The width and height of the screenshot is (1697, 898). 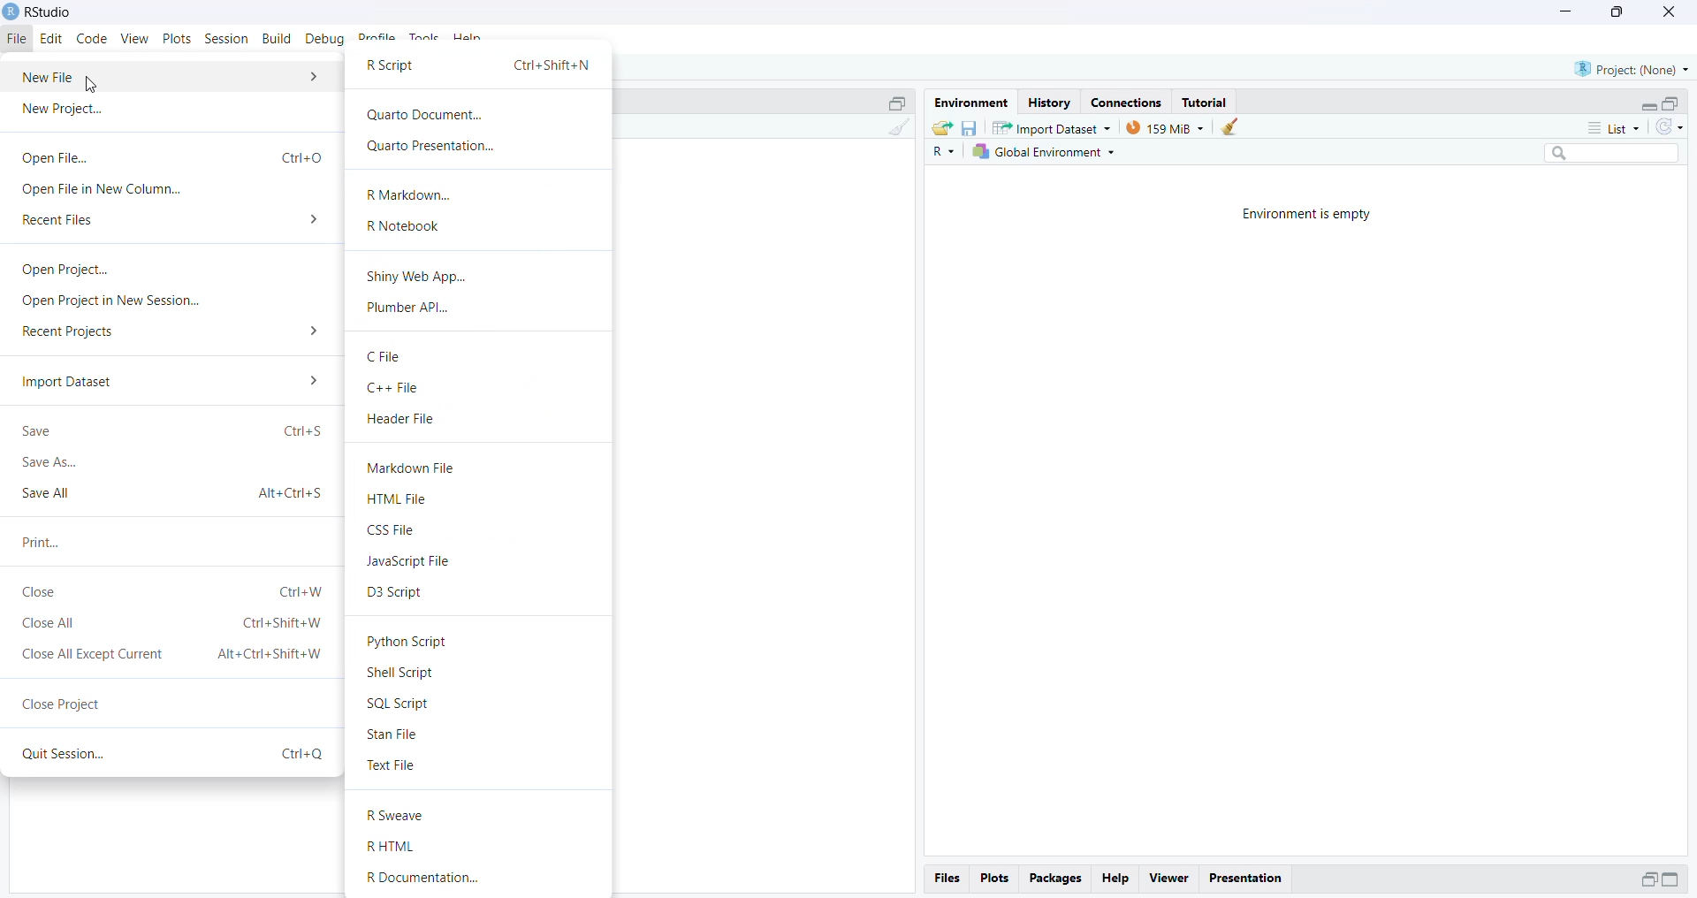 I want to click on HTML File, so click(x=399, y=499).